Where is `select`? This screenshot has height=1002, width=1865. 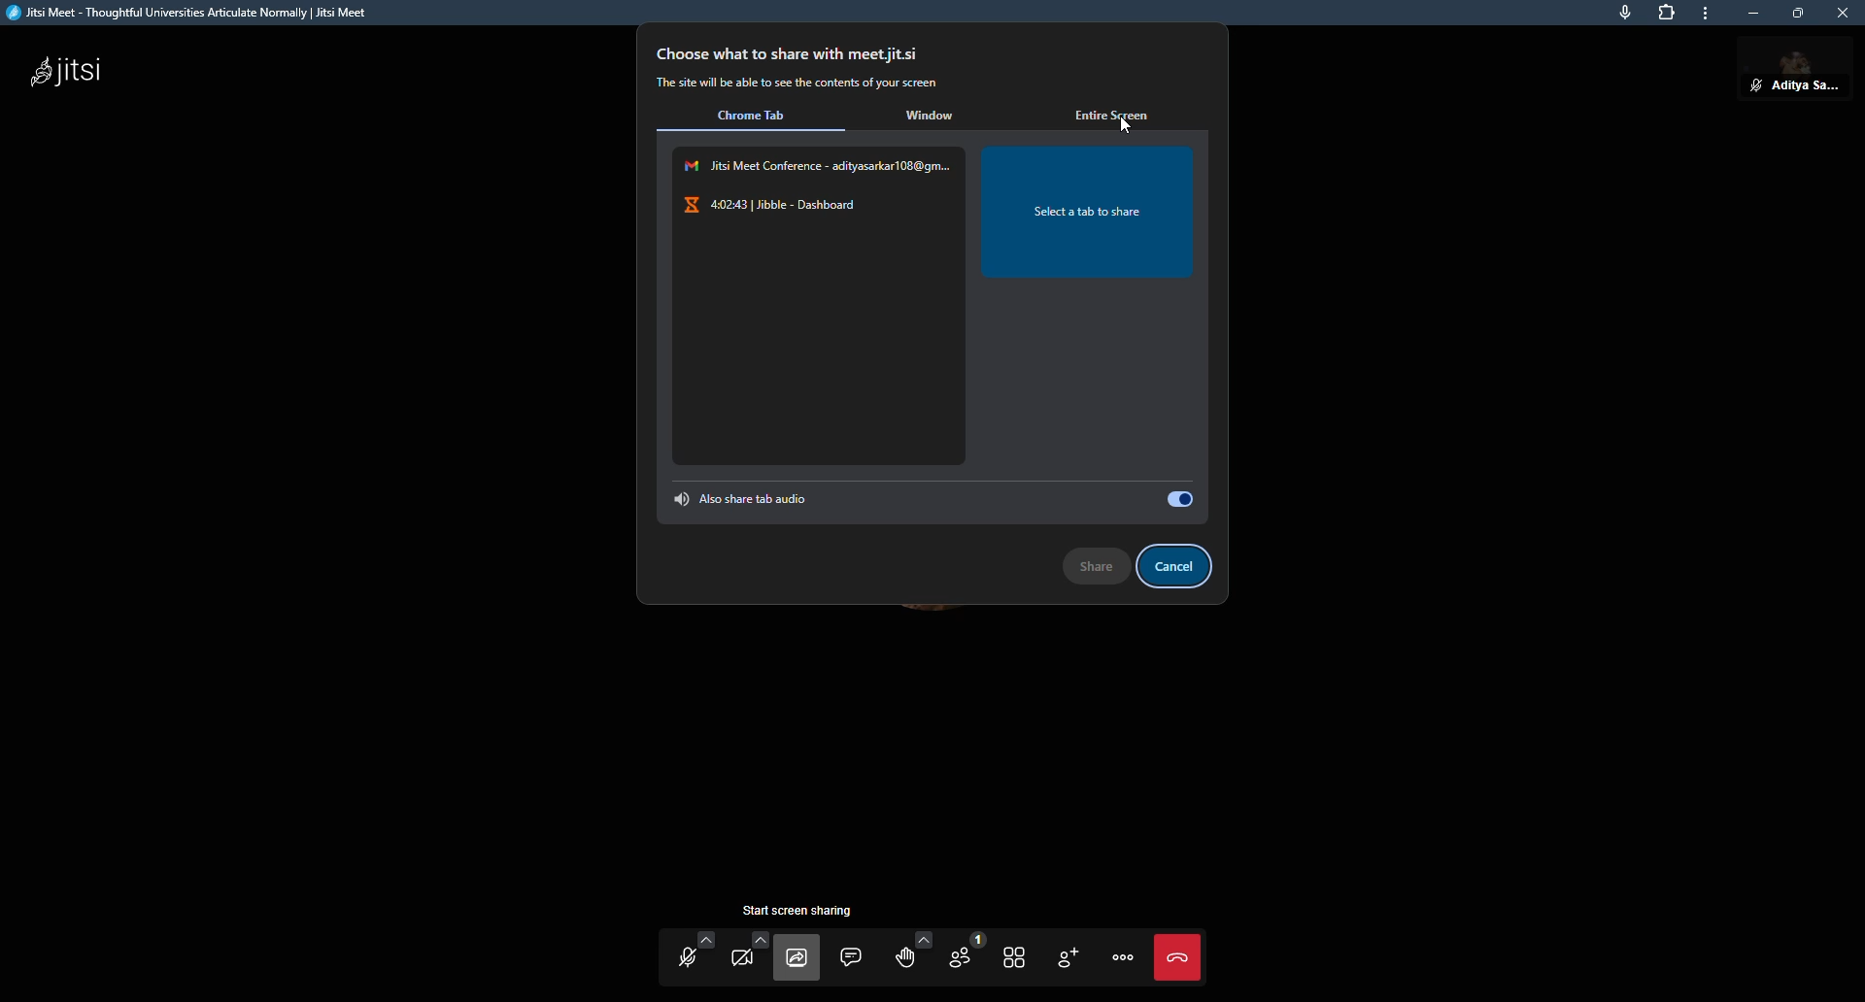 select is located at coordinates (1176, 498).